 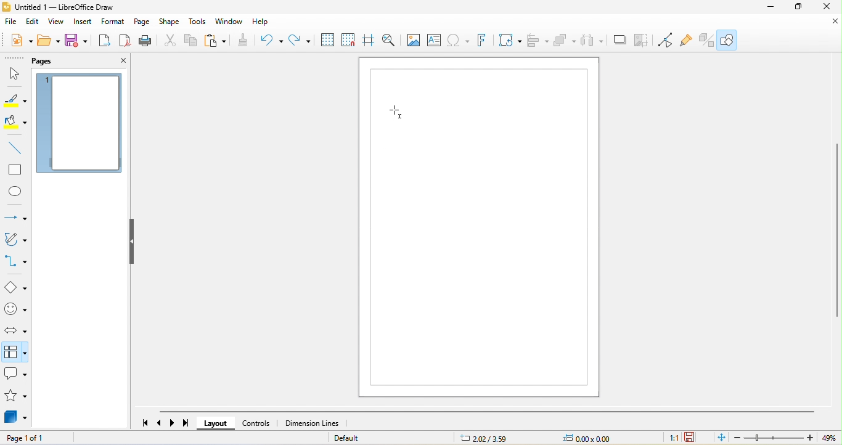 I want to click on file, so click(x=12, y=23).